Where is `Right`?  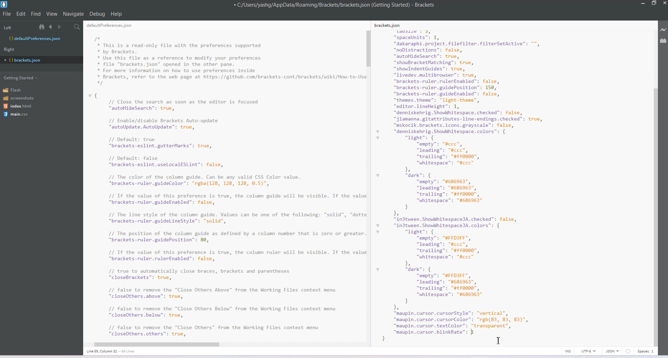 Right is located at coordinates (9, 49).